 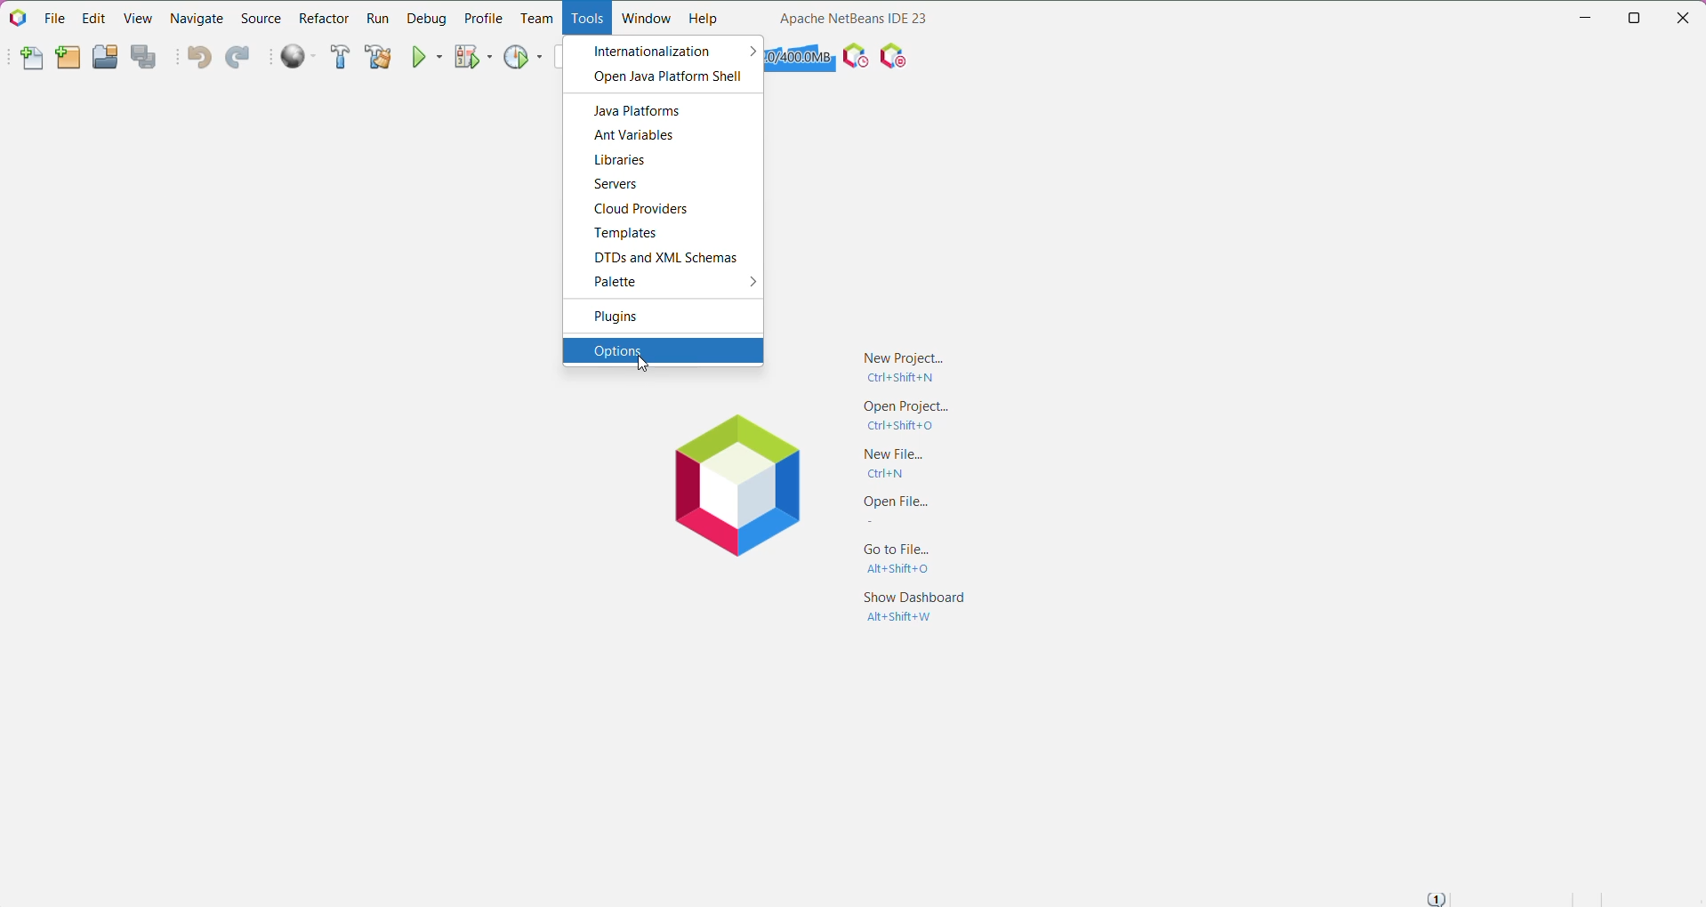 I want to click on Restore Down, so click(x=1637, y=18).